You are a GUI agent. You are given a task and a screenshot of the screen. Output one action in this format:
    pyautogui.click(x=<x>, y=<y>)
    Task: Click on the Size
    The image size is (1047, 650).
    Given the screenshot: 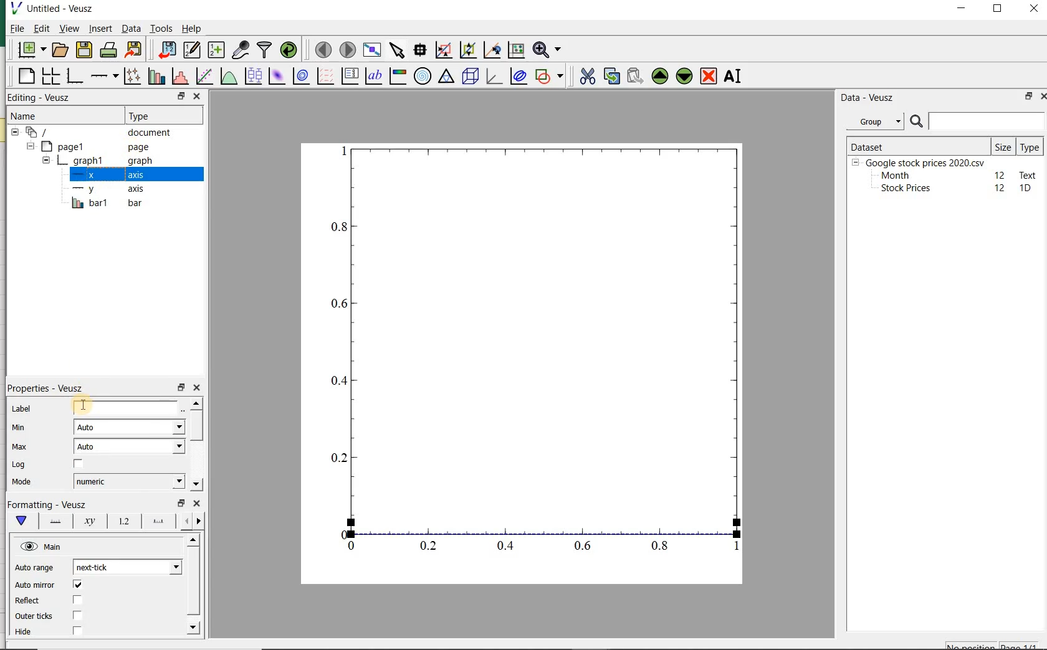 What is the action you would take?
    pyautogui.click(x=1003, y=146)
    